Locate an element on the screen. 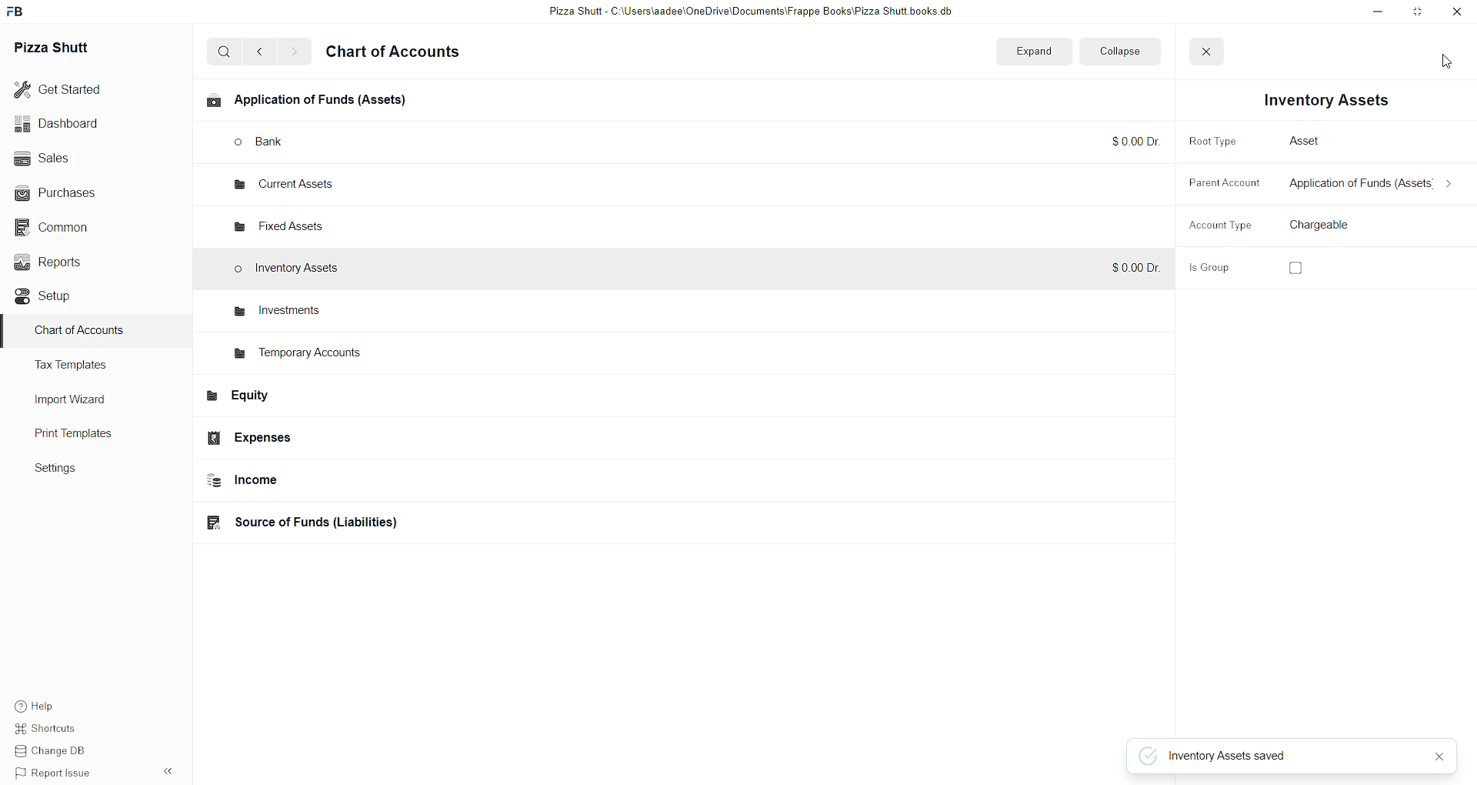 The width and height of the screenshot is (1477, 785). select parent account  is located at coordinates (1365, 186).